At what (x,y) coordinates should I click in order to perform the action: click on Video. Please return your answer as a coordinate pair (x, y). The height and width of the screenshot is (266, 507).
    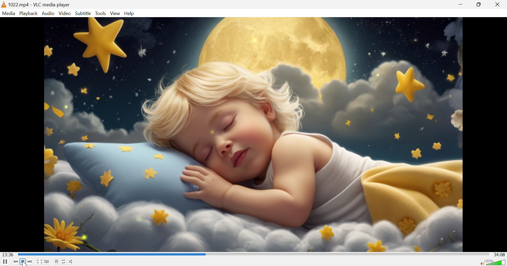
    Looking at the image, I should click on (65, 13).